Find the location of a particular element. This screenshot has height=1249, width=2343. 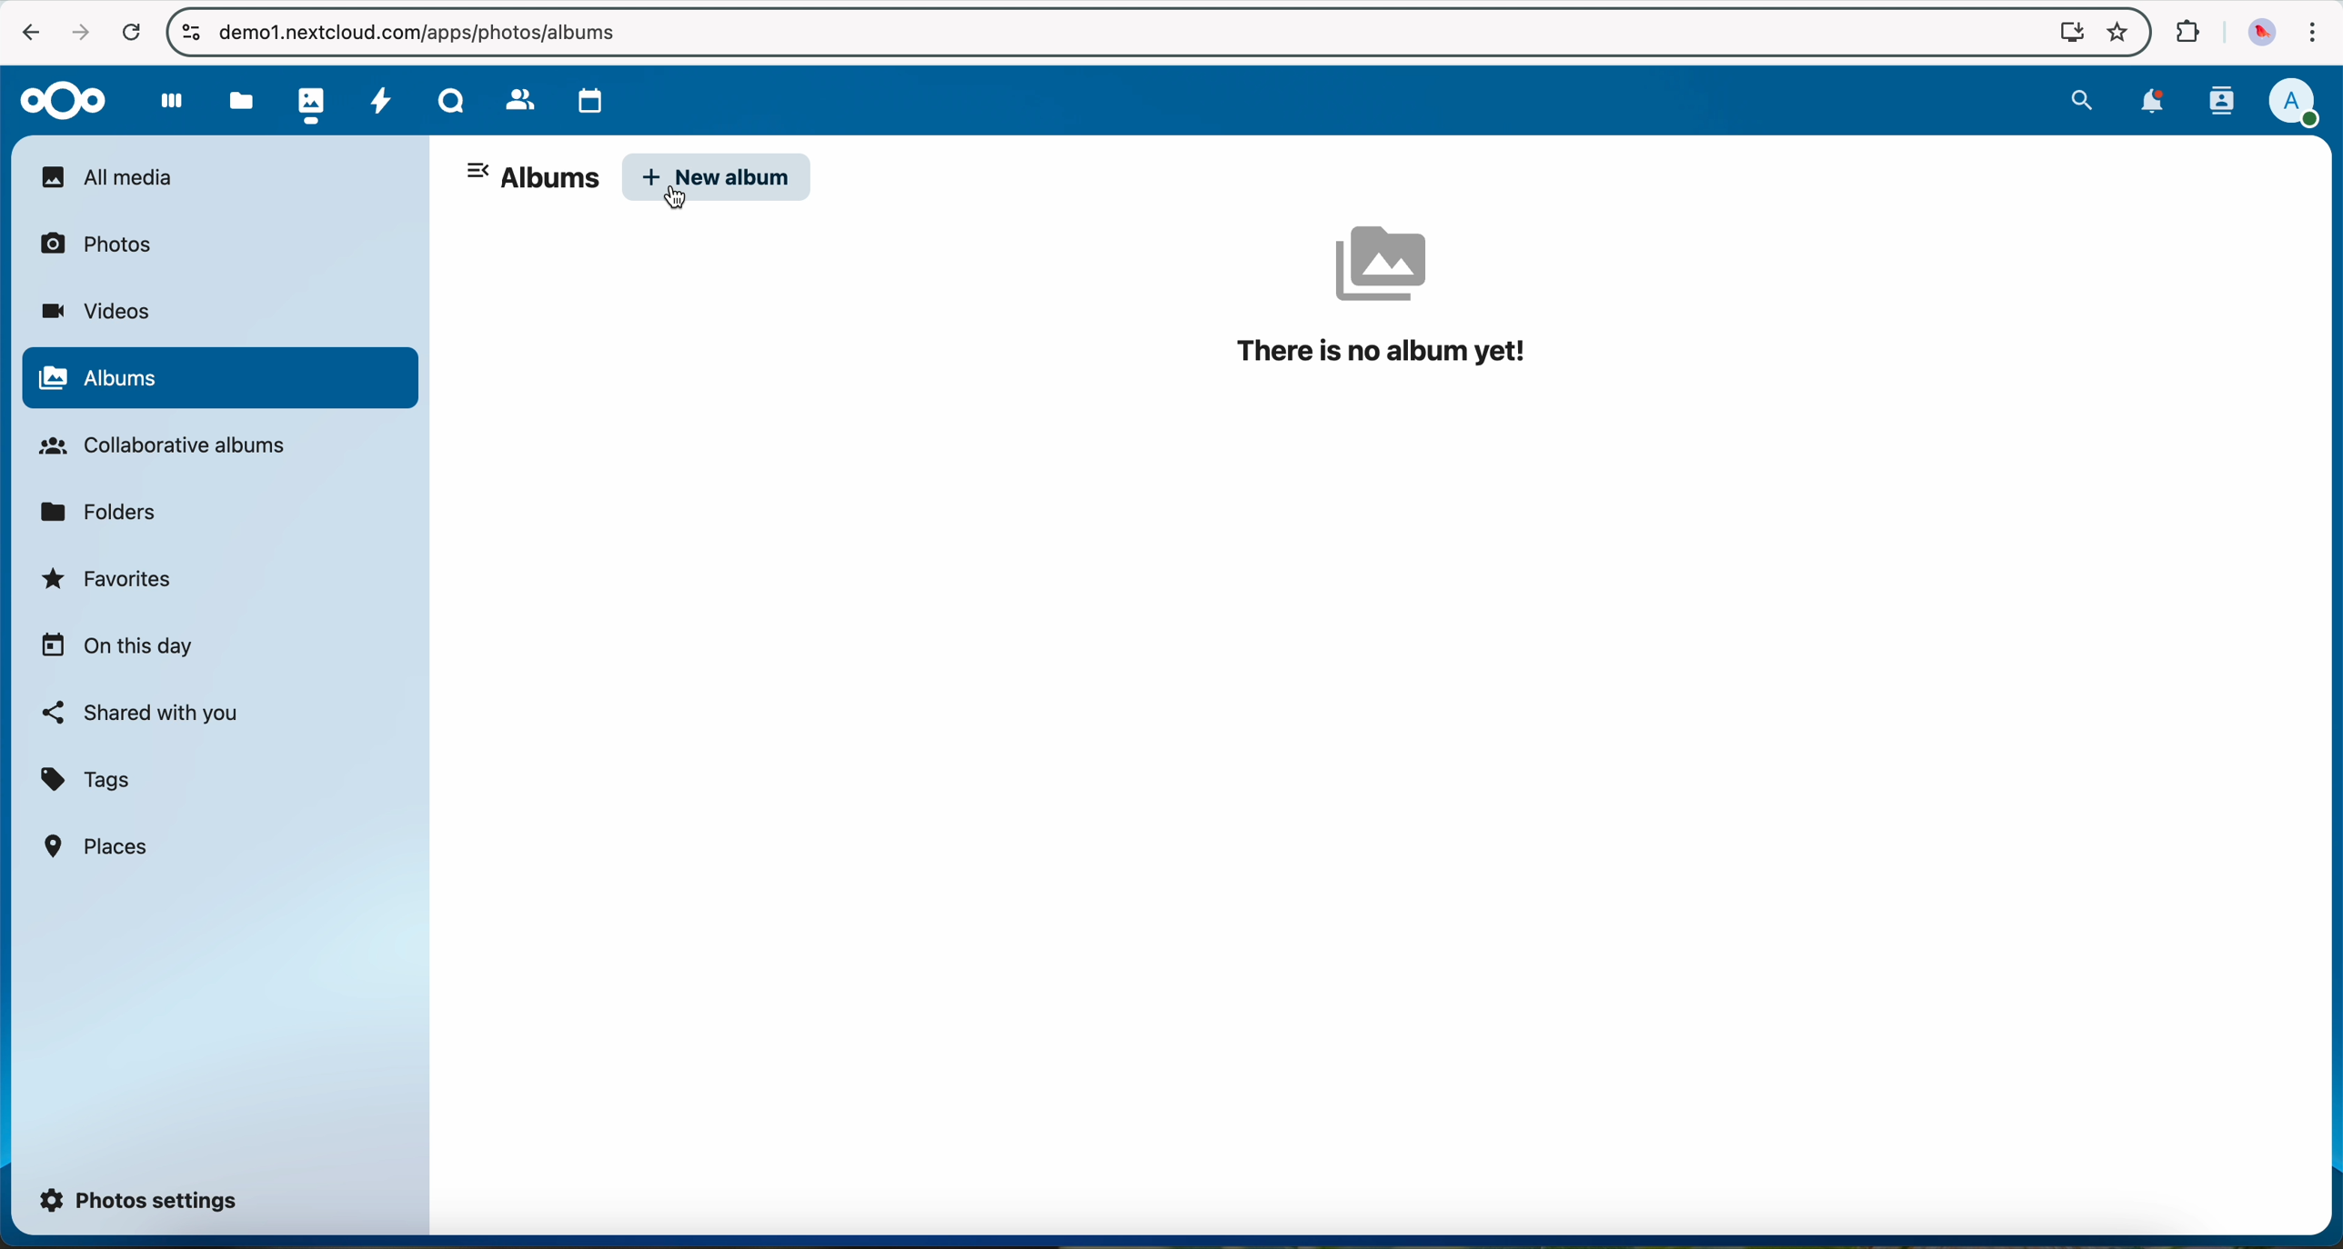

screen is located at coordinates (2063, 31).